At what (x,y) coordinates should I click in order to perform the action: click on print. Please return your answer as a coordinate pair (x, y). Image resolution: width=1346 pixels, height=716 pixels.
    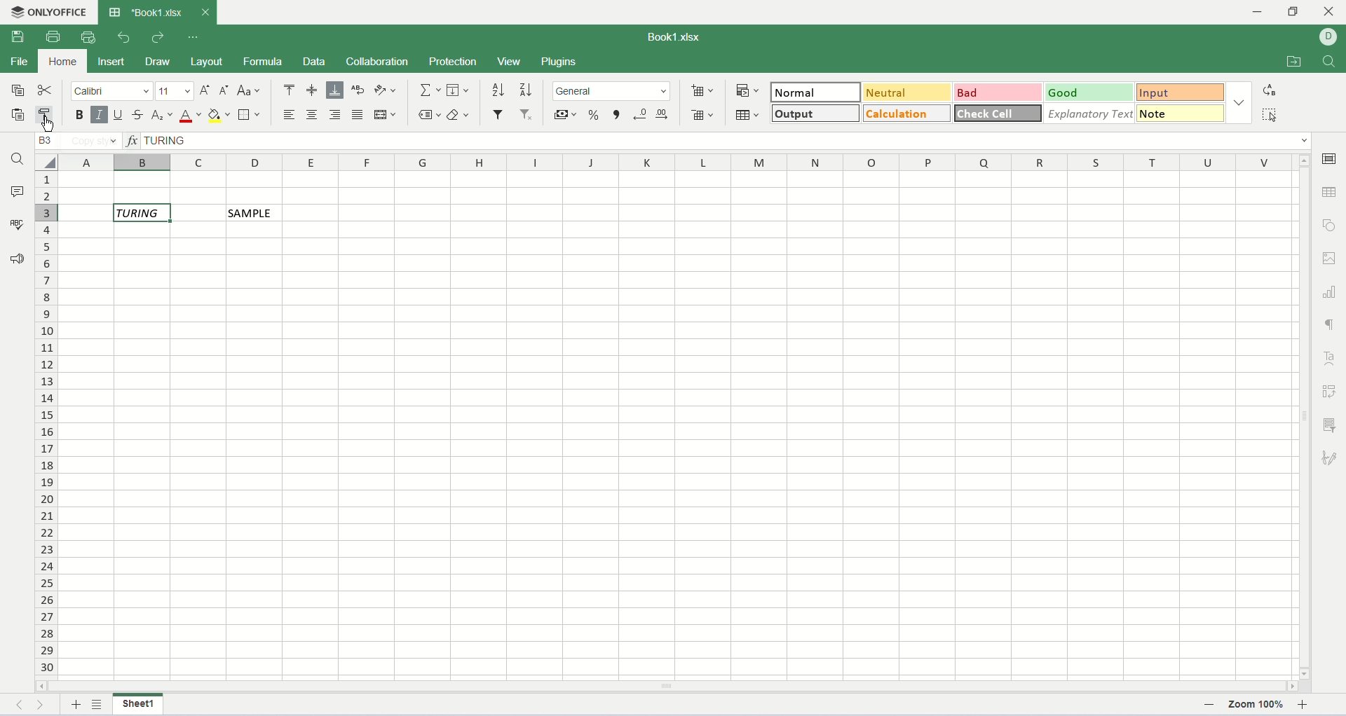
    Looking at the image, I should click on (56, 36).